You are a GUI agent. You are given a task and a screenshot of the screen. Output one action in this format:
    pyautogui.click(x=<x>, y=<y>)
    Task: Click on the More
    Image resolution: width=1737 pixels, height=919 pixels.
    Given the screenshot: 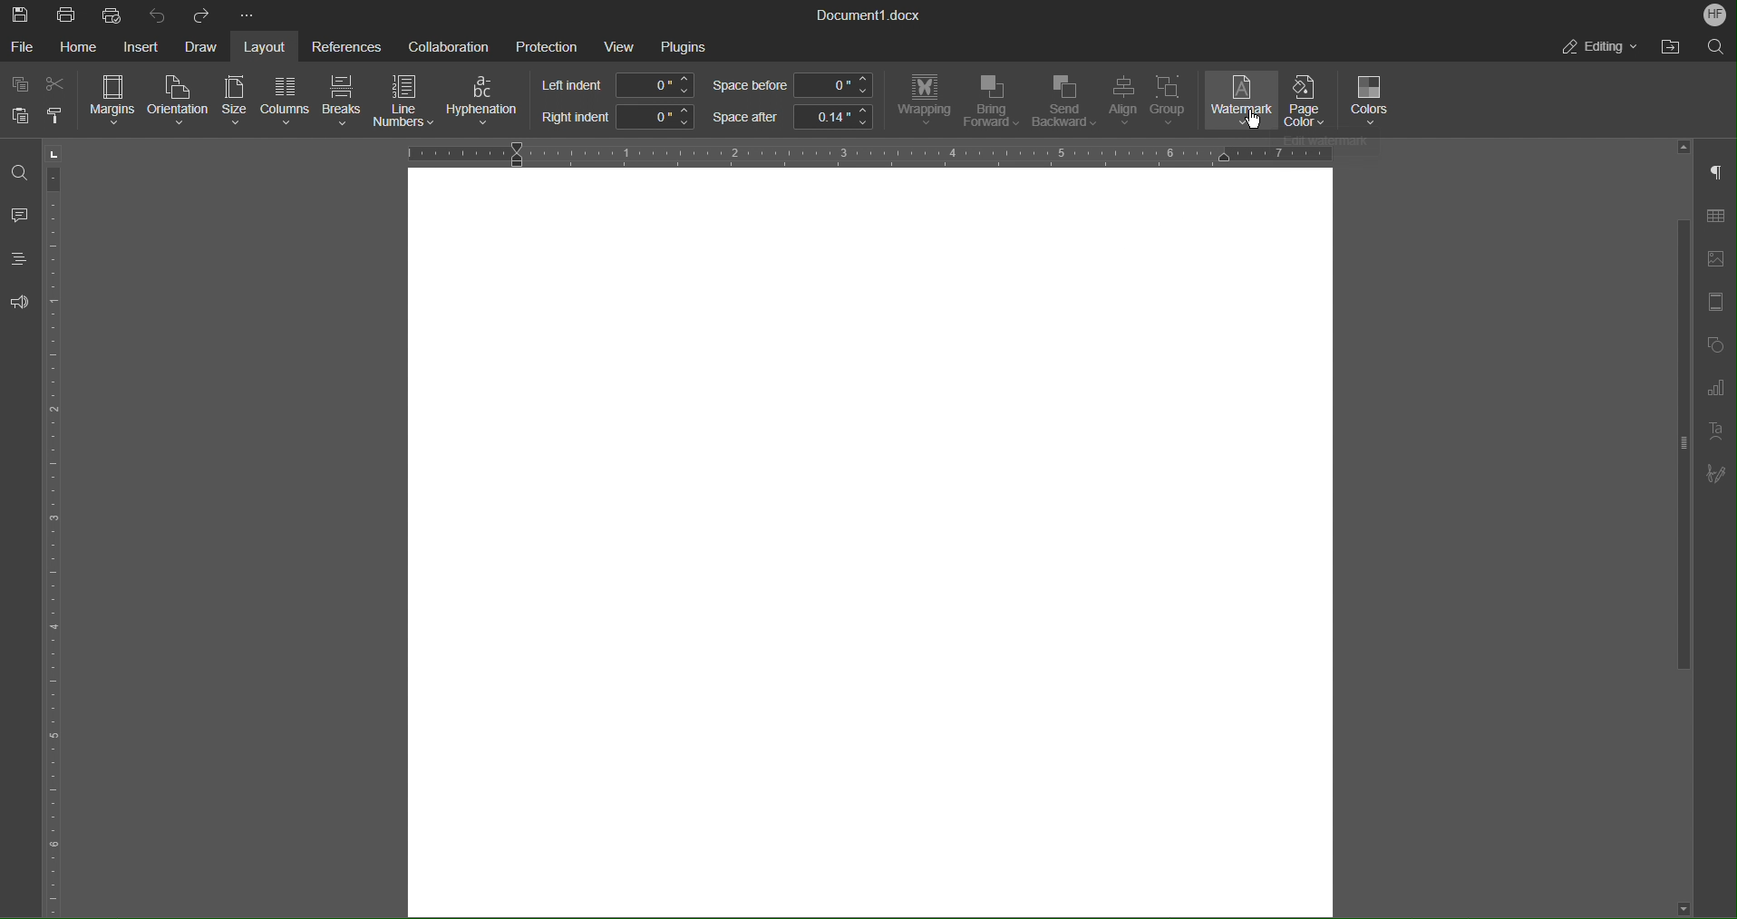 What is the action you would take?
    pyautogui.click(x=249, y=16)
    